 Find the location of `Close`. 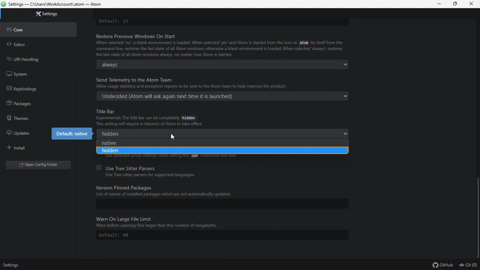

Close is located at coordinates (471, 5).